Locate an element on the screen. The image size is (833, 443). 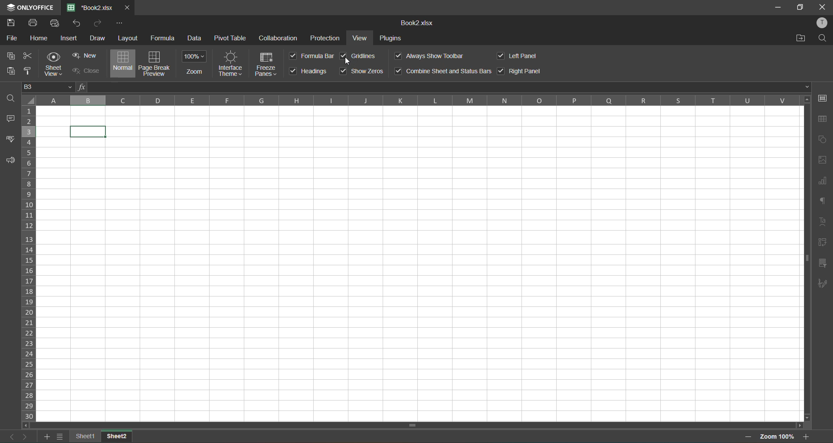
combine sheet and status bars is located at coordinates (442, 71).